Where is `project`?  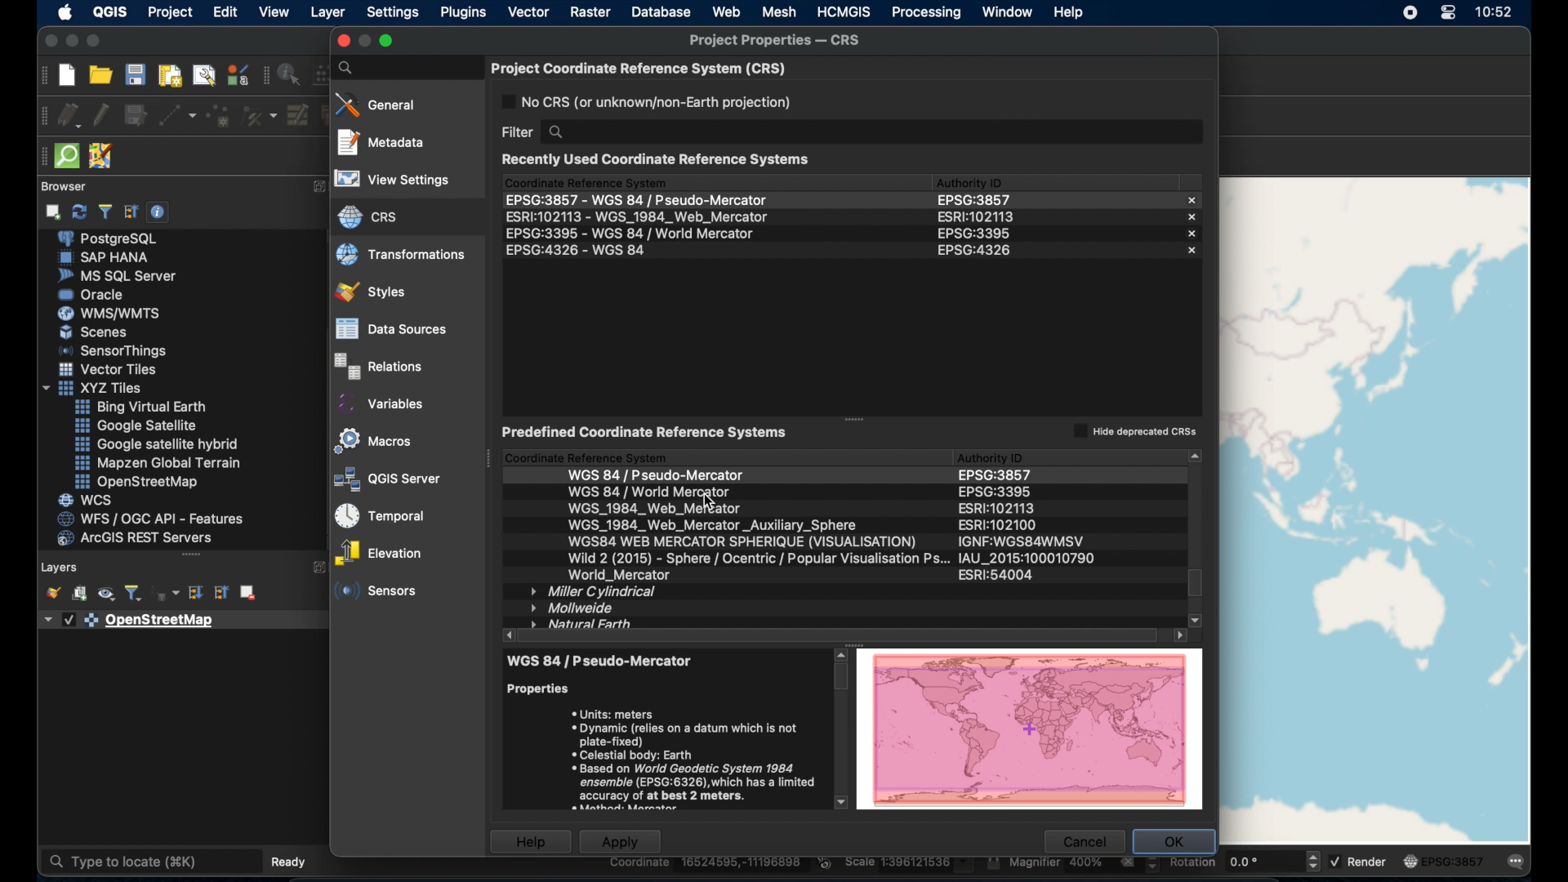 project is located at coordinates (168, 12).